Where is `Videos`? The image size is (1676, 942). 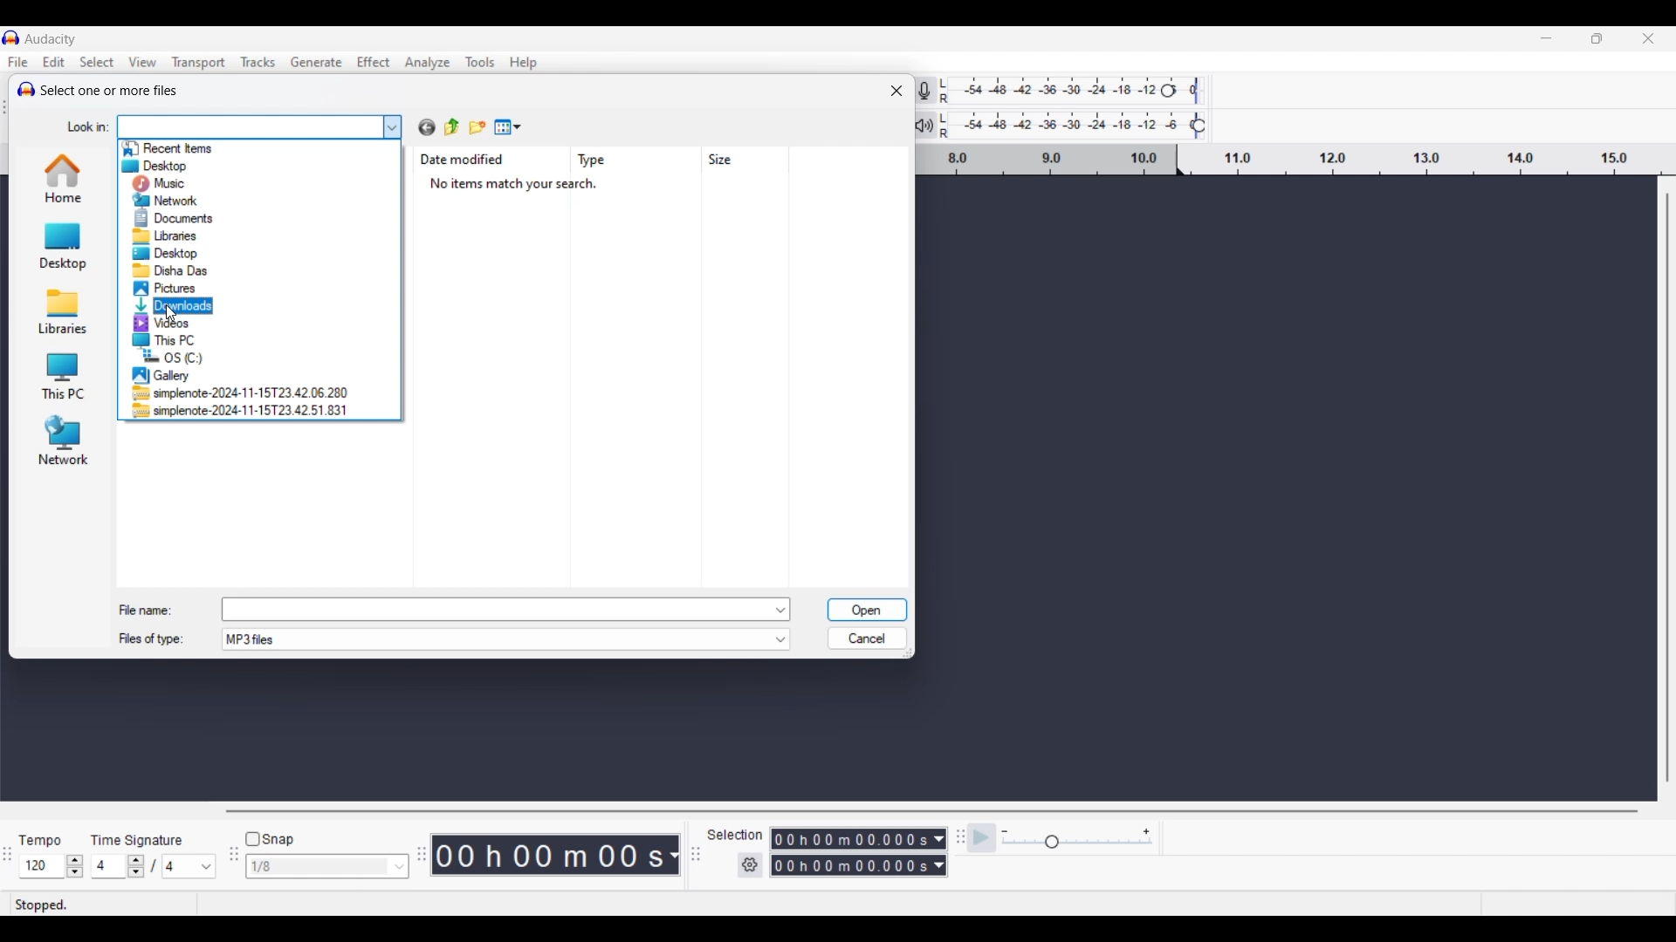 Videos is located at coordinates (177, 324).